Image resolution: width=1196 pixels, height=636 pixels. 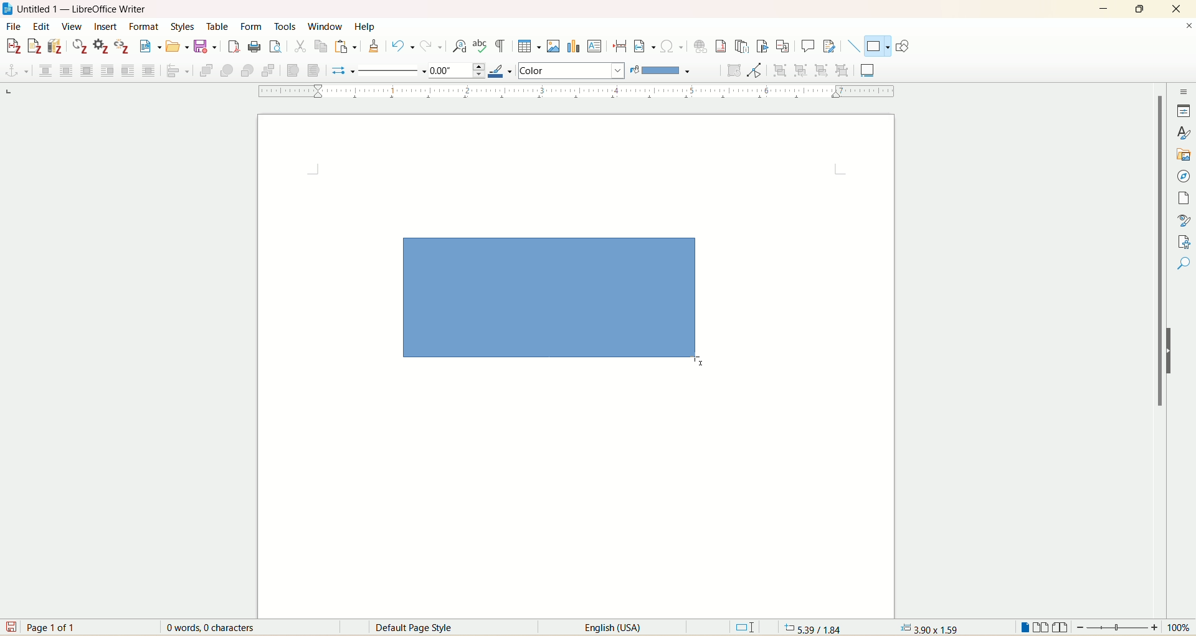 What do you see at coordinates (68, 70) in the screenshot?
I see `parallel` at bounding box center [68, 70].